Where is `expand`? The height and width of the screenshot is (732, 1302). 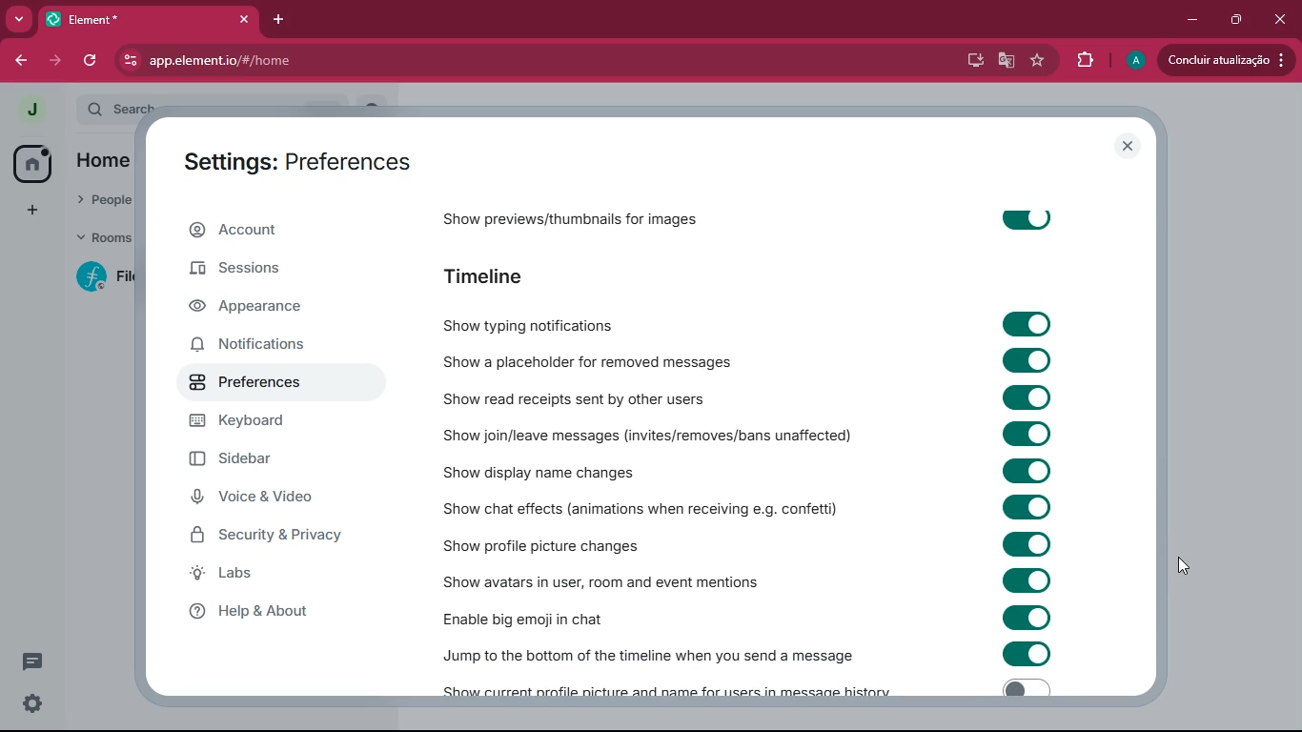
expand is located at coordinates (64, 111).